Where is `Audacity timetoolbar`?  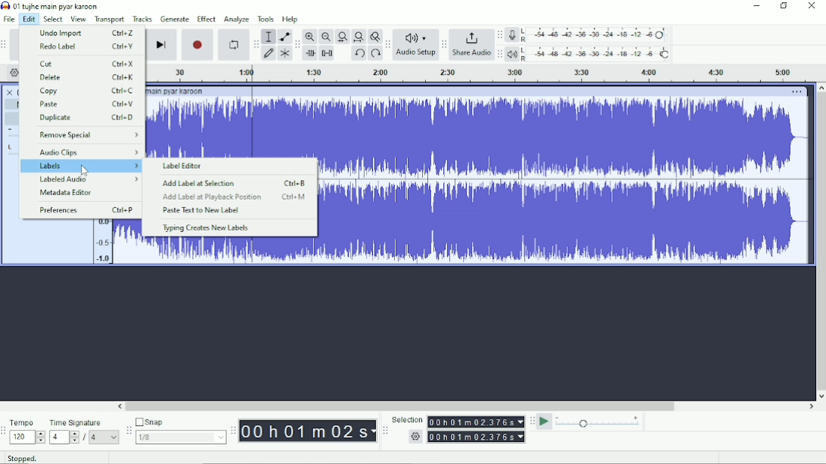 Audacity timetoolbar is located at coordinates (233, 432).